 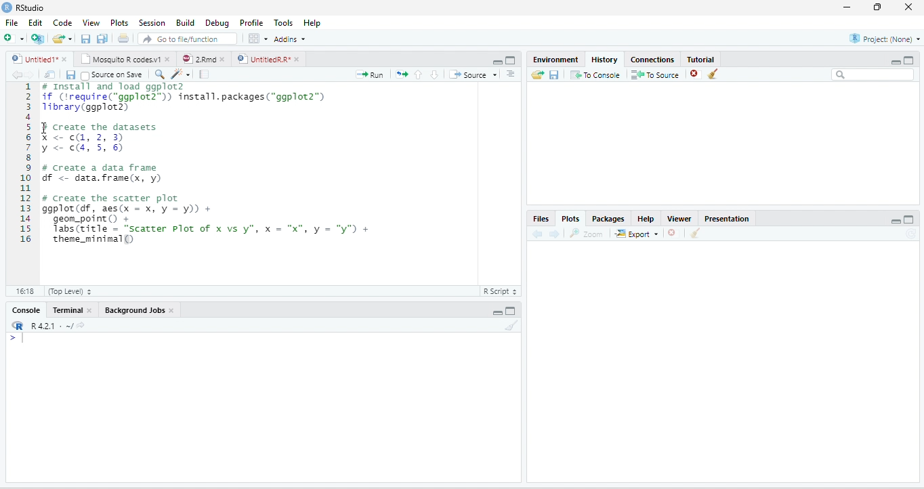 I want to click on Search bar, so click(x=873, y=75).